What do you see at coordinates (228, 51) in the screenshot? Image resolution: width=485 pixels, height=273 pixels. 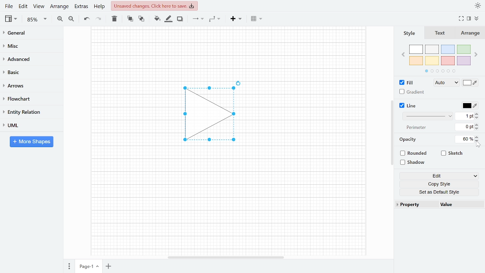 I see `workspace` at bounding box center [228, 51].